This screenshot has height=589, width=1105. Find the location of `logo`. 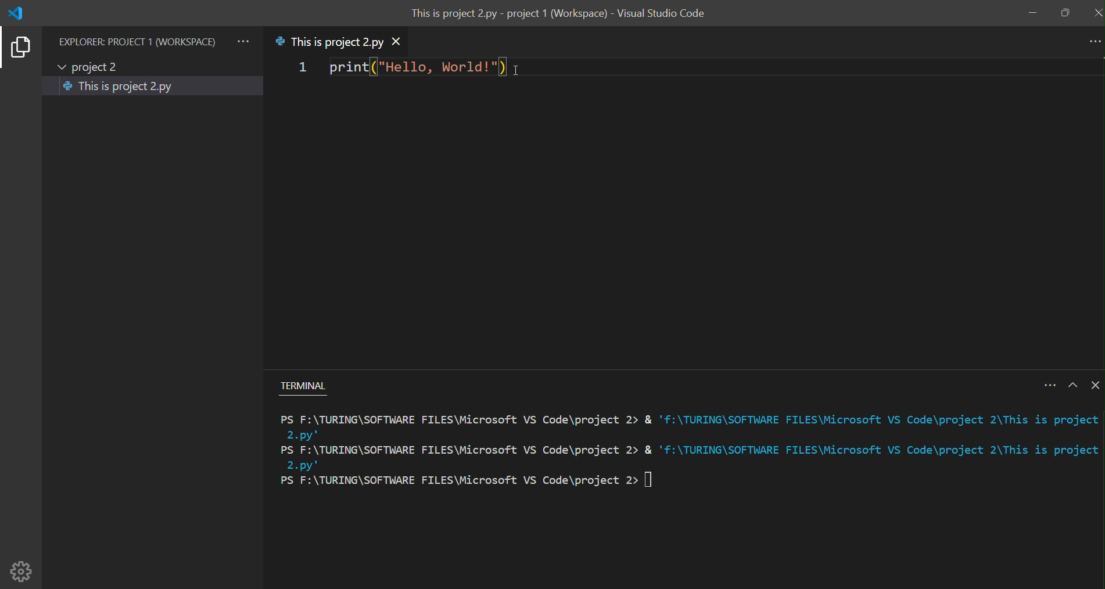

logo is located at coordinates (16, 13).